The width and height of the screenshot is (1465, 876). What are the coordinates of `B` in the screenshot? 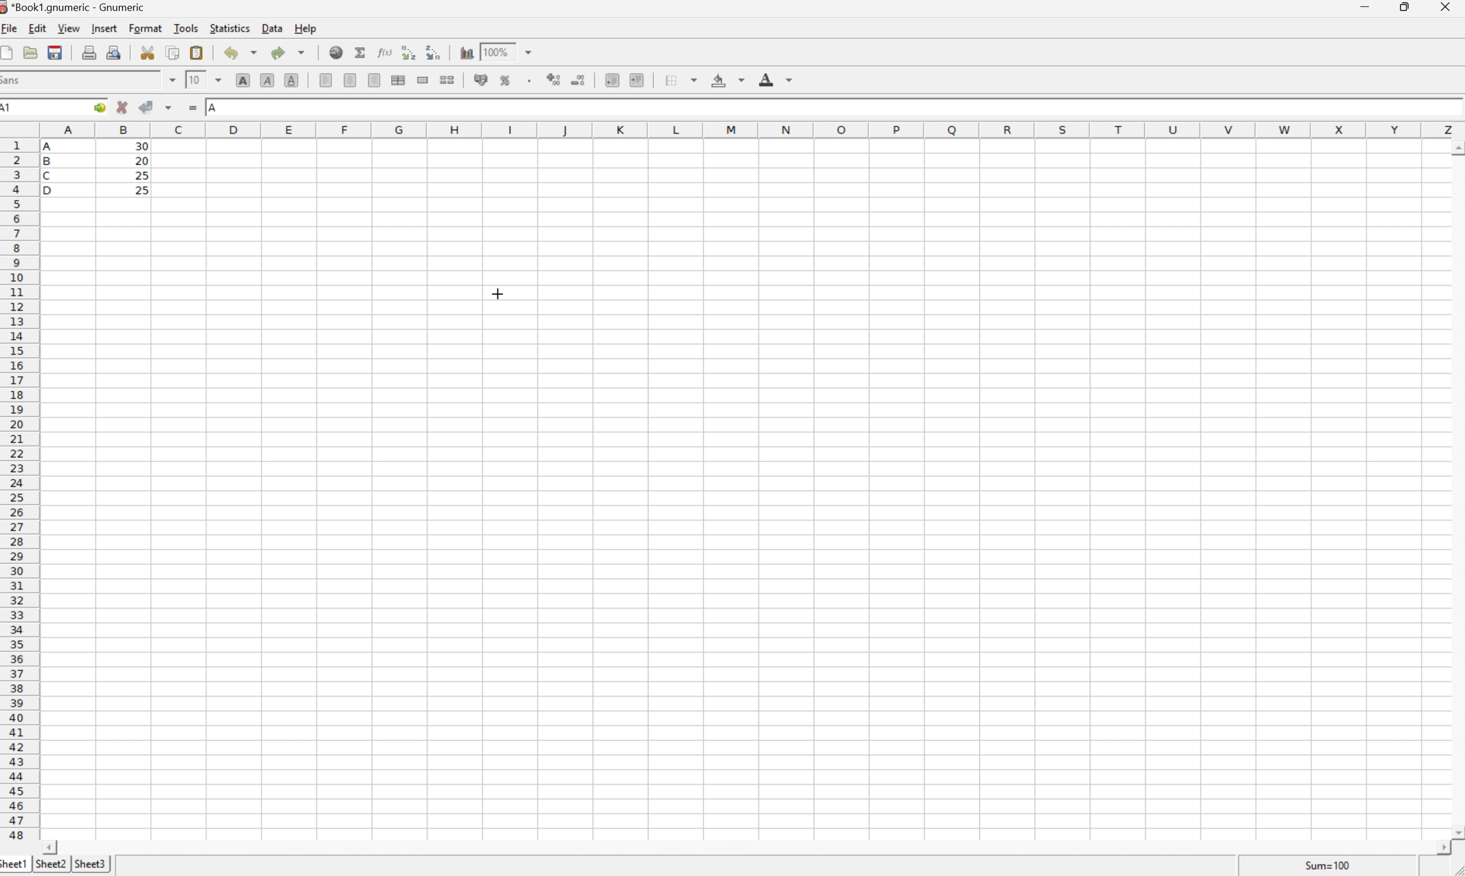 It's located at (51, 163).